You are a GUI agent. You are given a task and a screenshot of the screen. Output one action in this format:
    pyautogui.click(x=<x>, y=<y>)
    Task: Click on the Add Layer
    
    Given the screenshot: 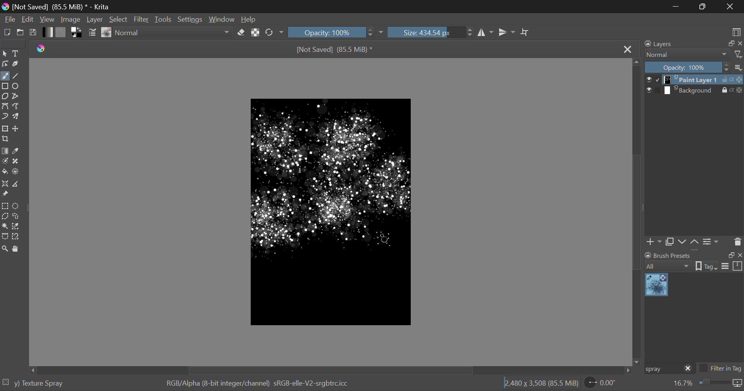 What is the action you would take?
    pyautogui.click(x=654, y=243)
    